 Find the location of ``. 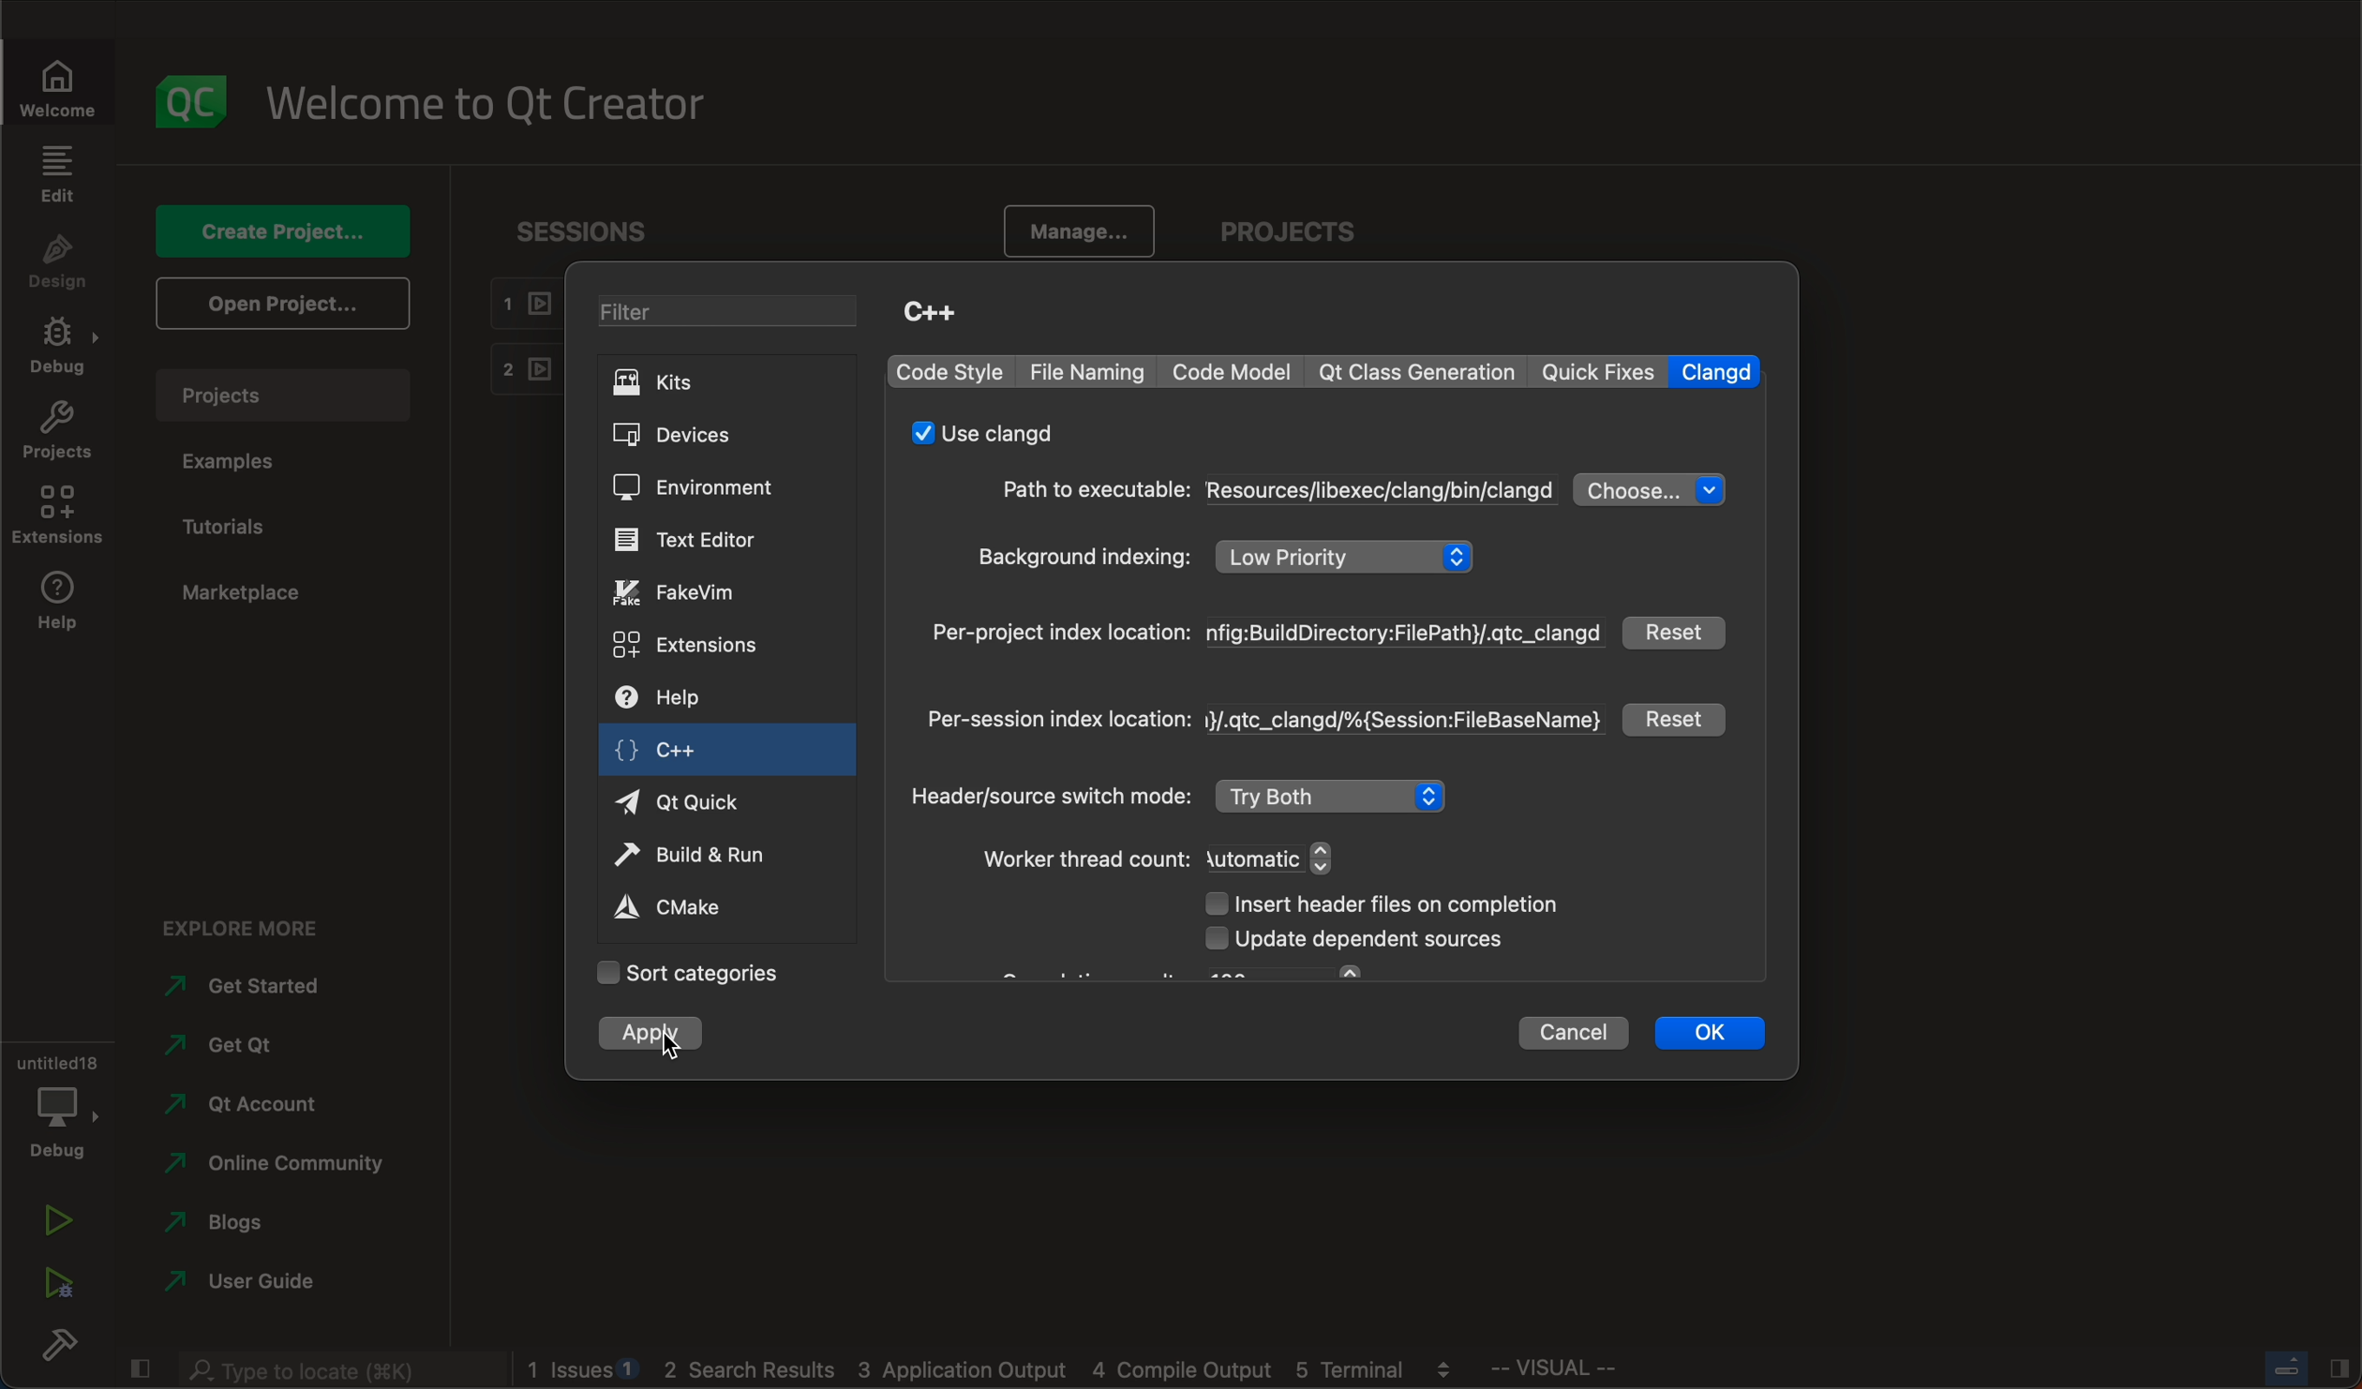

 is located at coordinates (2310, 1368).